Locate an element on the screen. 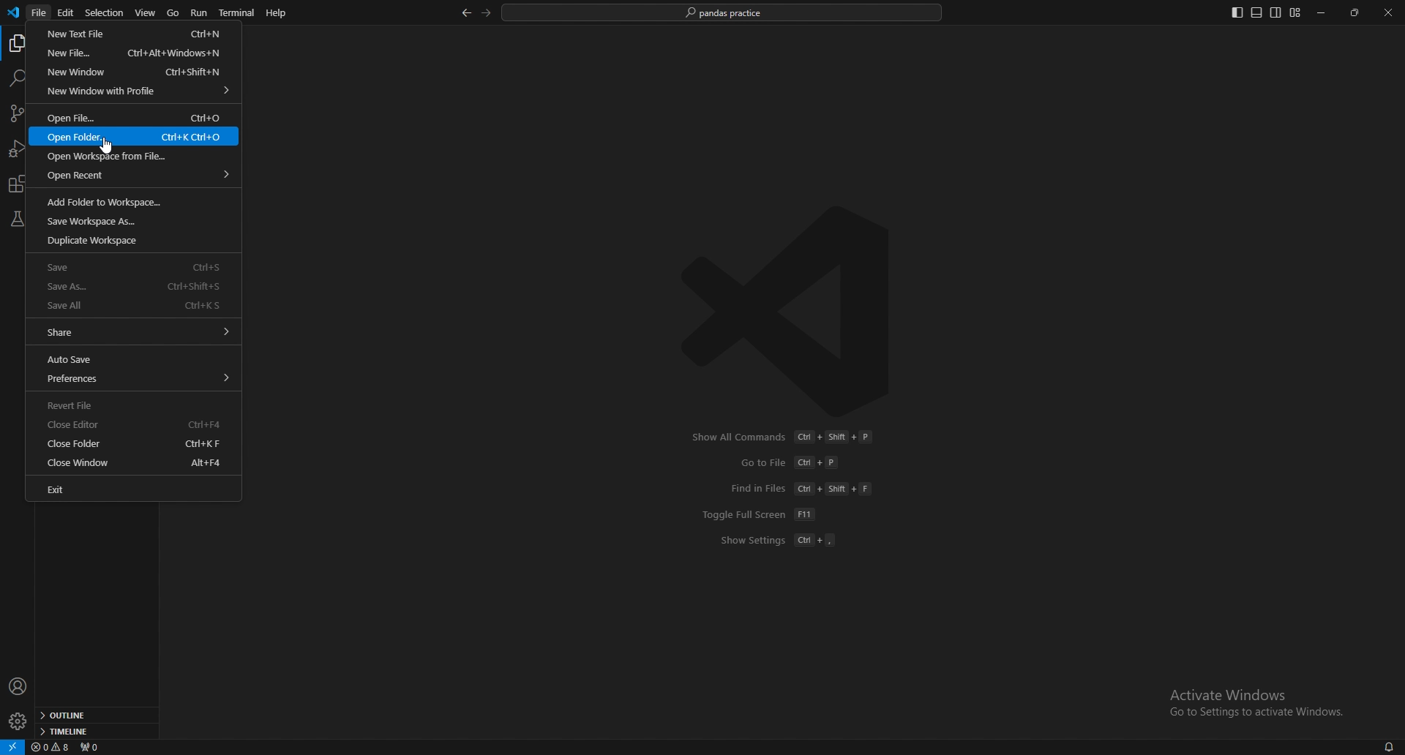  close folder is located at coordinates (134, 444).